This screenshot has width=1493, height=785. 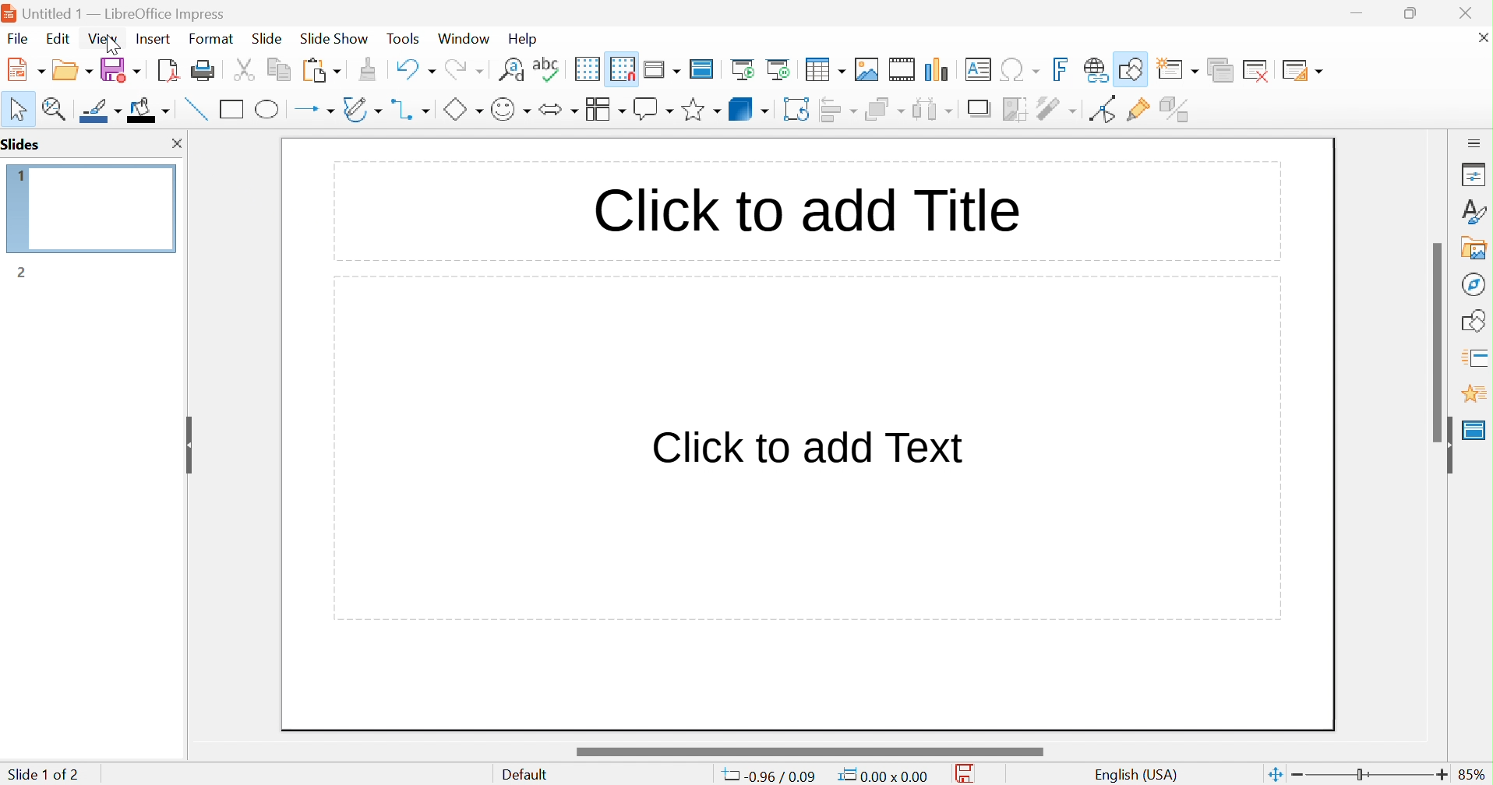 I want to click on copy, so click(x=279, y=67).